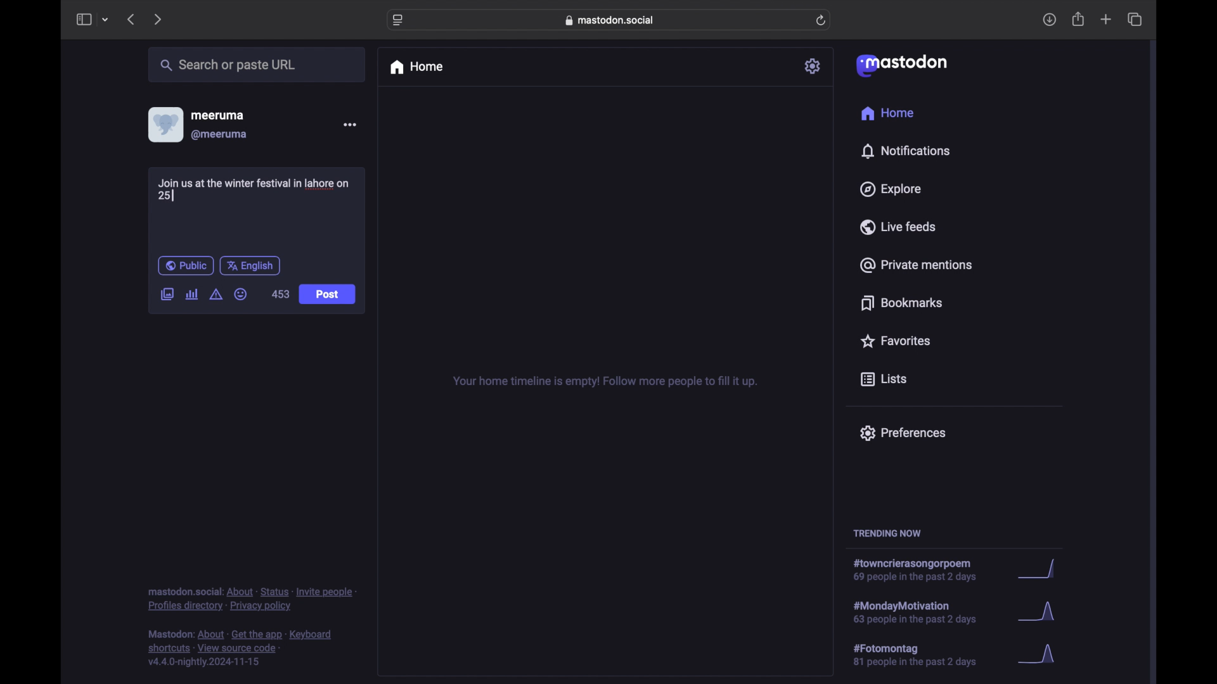 The image size is (1217, 684). Describe the element at coordinates (216, 294) in the screenshot. I see `add content warning` at that location.